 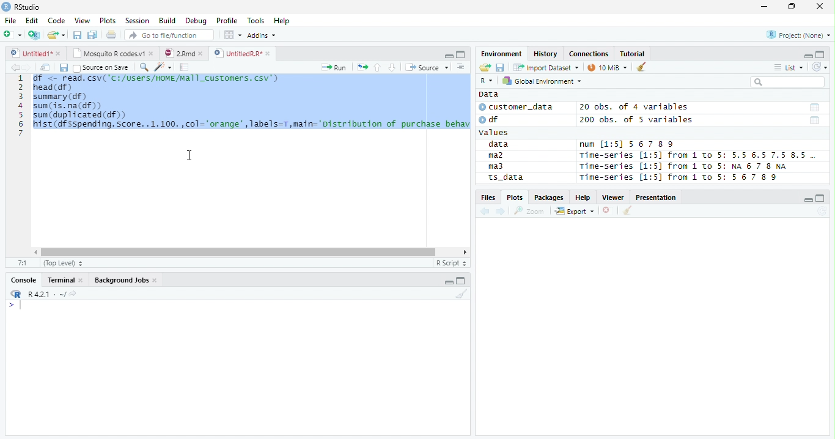 I want to click on Refresh, so click(x=822, y=212).